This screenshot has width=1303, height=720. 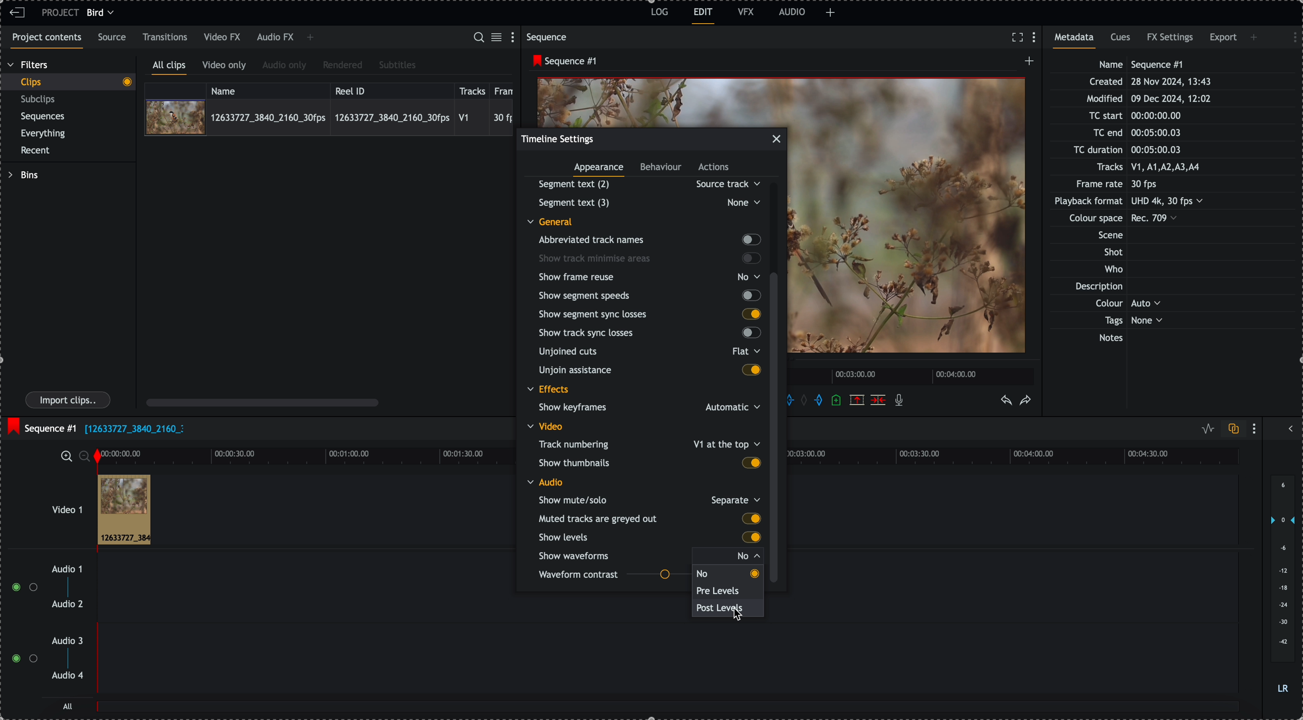 What do you see at coordinates (85, 456) in the screenshot?
I see `zoom ouy` at bounding box center [85, 456].